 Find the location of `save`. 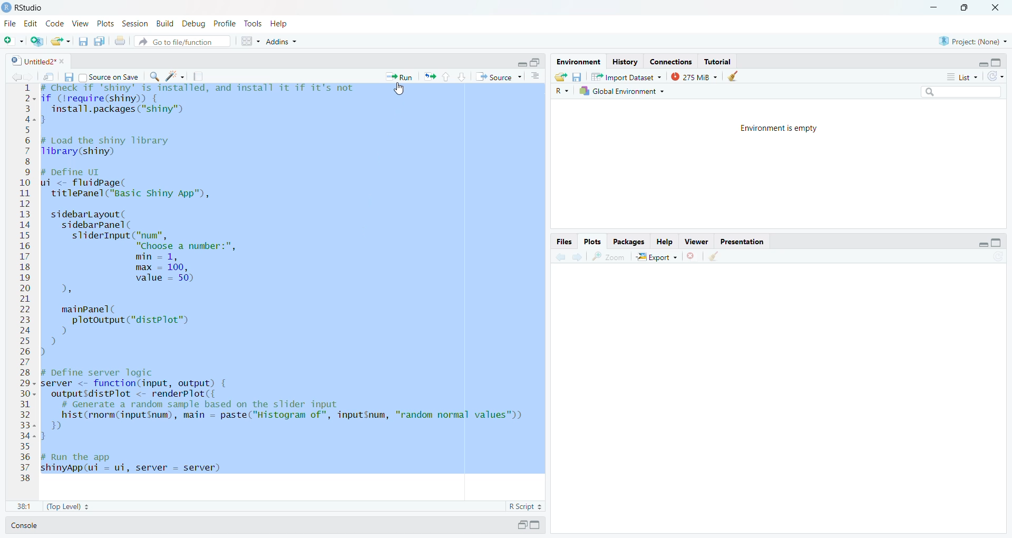

save is located at coordinates (577, 77).